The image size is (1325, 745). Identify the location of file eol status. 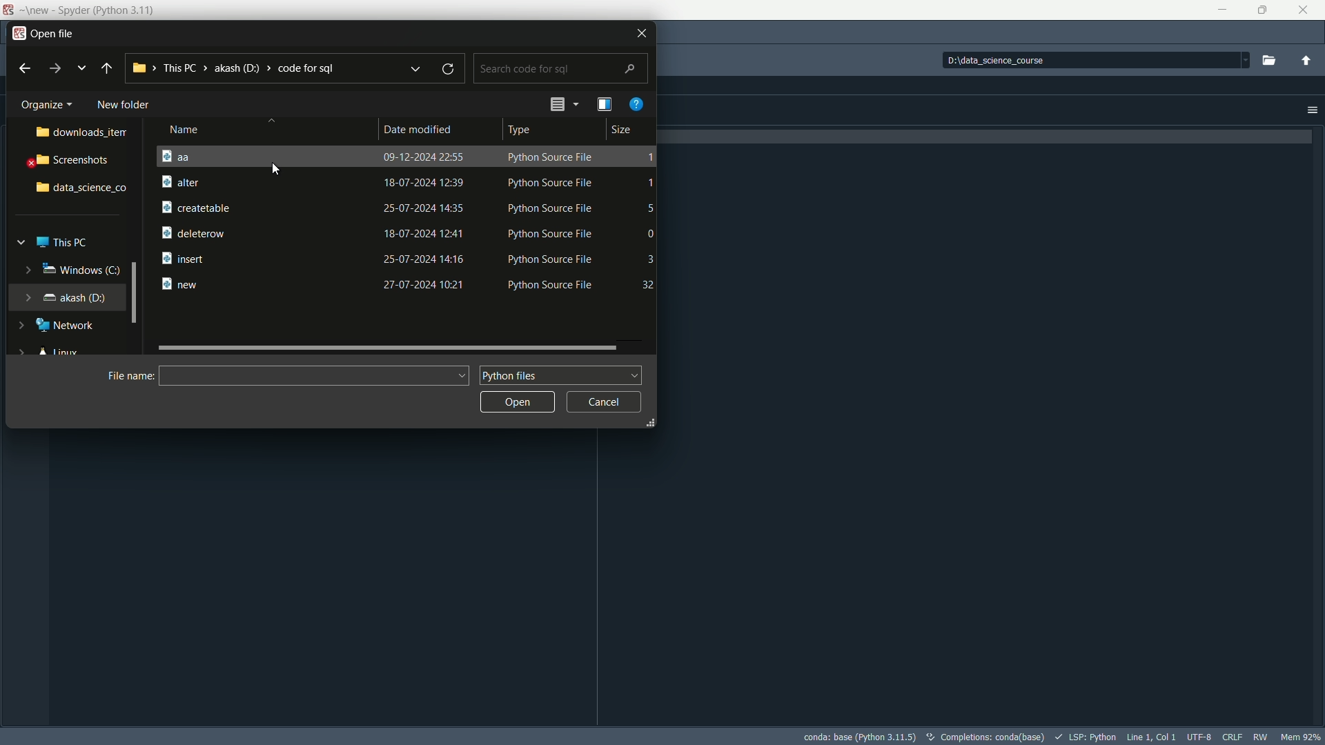
(1230, 736).